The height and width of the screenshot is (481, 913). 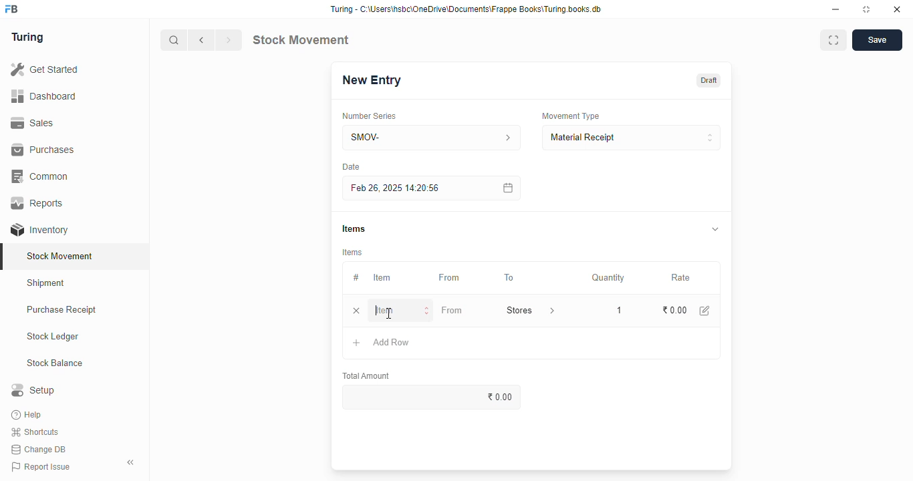 I want to click on common, so click(x=41, y=176).